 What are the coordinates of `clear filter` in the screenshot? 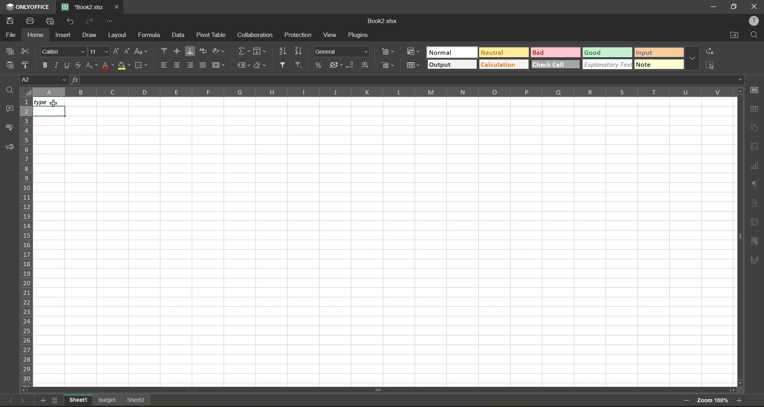 It's located at (299, 66).